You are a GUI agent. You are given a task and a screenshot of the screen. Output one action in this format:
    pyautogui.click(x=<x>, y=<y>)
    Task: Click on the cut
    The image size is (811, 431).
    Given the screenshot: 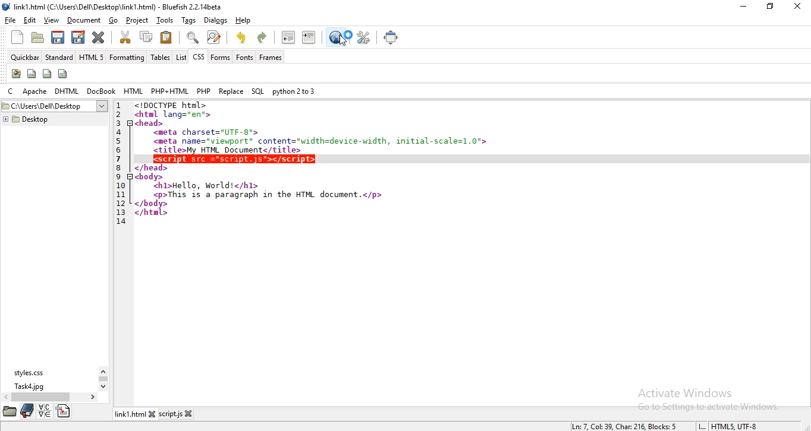 What is the action you would take?
    pyautogui.click(x=125, y=36)
    